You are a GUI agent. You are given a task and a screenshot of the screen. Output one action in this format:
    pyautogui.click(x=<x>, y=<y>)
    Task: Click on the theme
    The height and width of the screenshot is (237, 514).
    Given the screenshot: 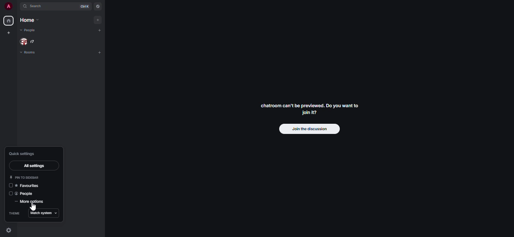 What is the action you would take?
    pyautogui.click(x=15, y=213)
    